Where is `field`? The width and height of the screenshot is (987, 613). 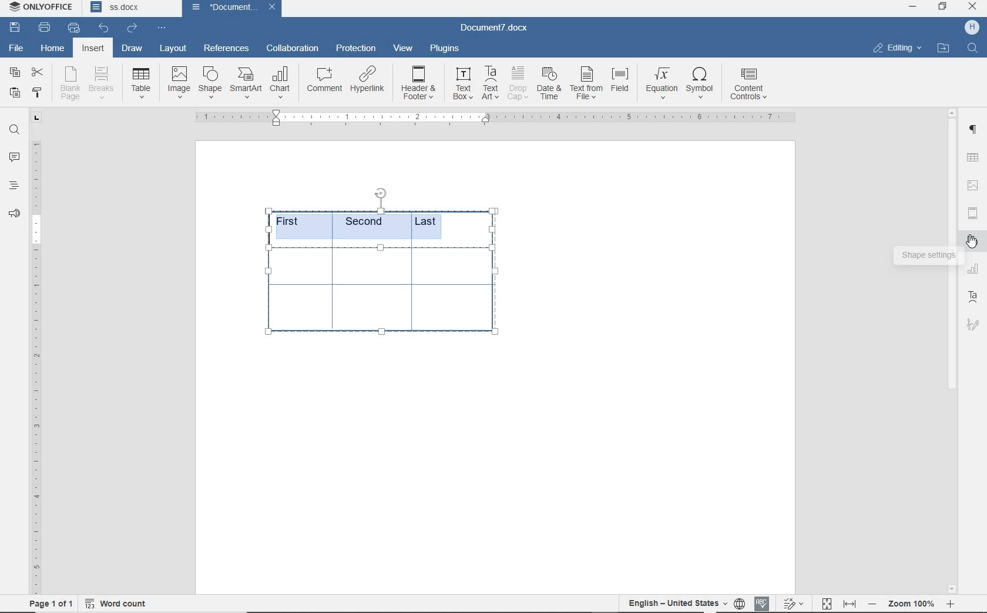 field is located at coordinates (622, 83).